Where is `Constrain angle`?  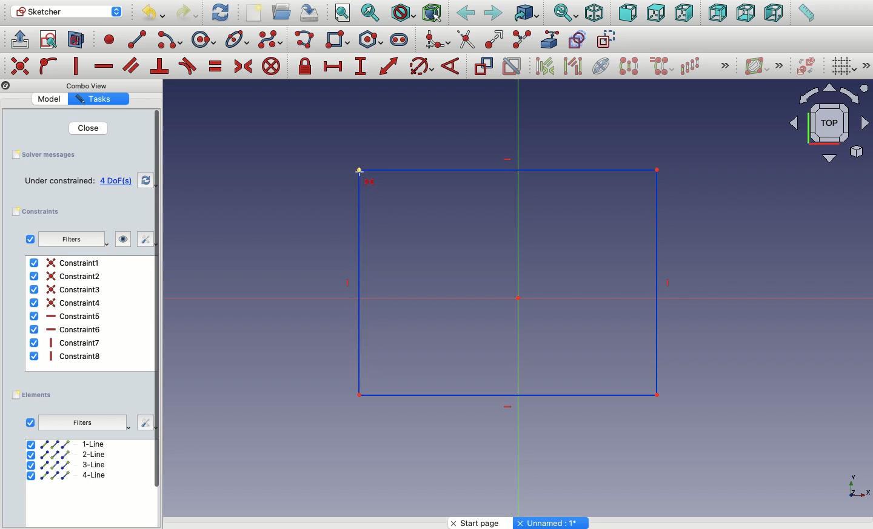 Constrain angle is located at coordinates (450, 66).